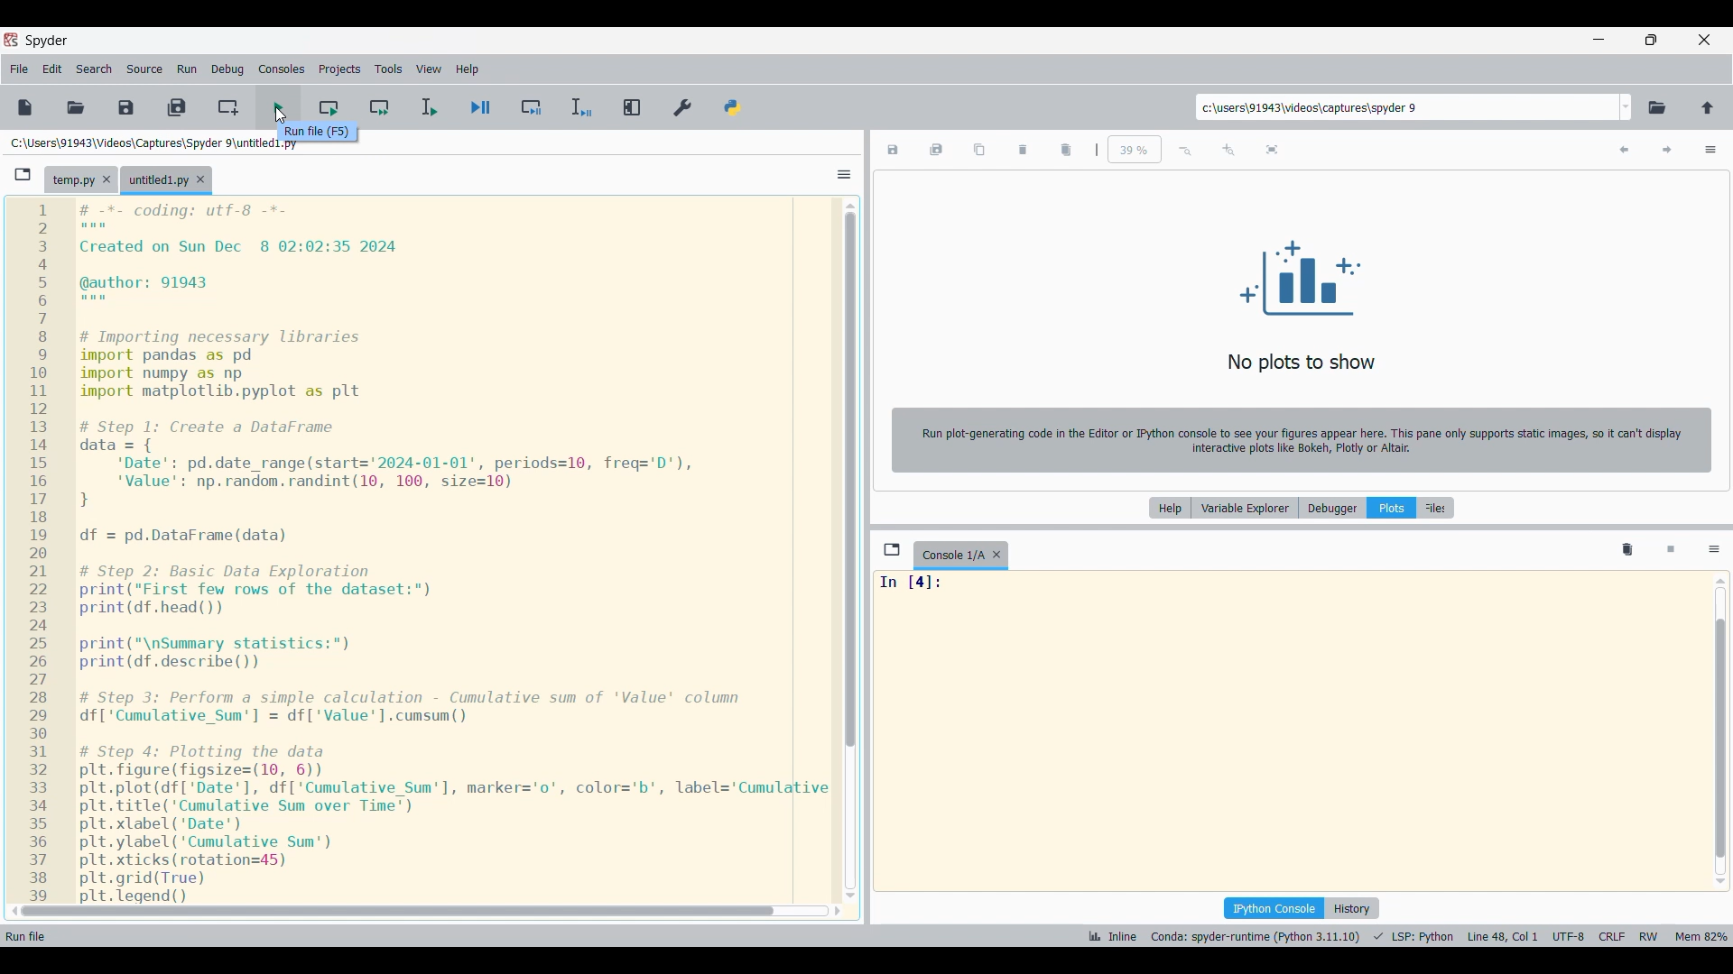  Describe the element at coordinates (1704, 40) in the screenshot. I see `Close interface` at that location.